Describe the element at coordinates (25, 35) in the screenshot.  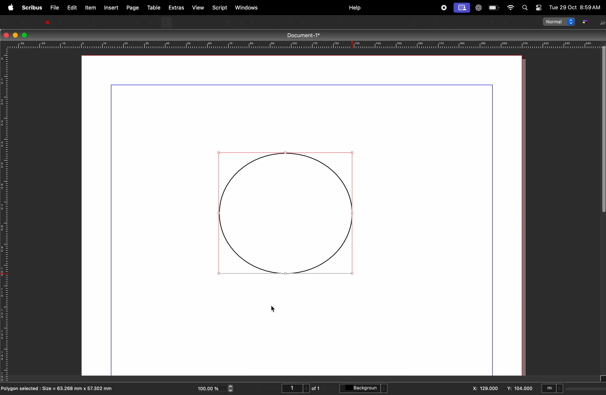
I see `maximize` at that location.